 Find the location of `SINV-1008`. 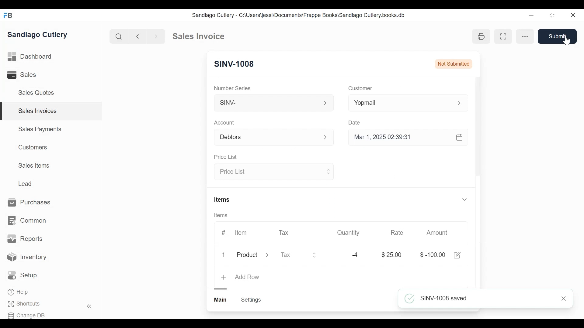

SINV-1008 is located at coordinates (235, 63).